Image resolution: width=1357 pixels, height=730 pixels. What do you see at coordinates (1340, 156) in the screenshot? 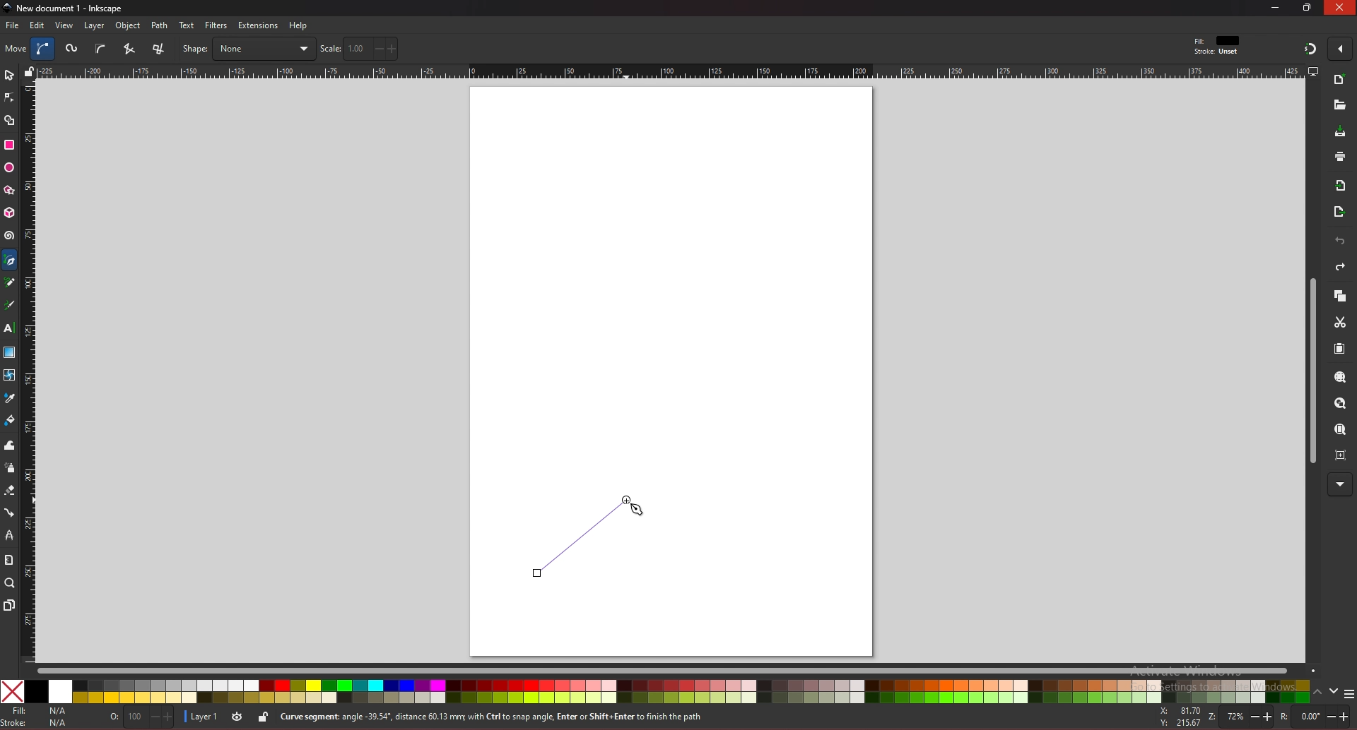
I see `print` at bounding box center [1340, 156].